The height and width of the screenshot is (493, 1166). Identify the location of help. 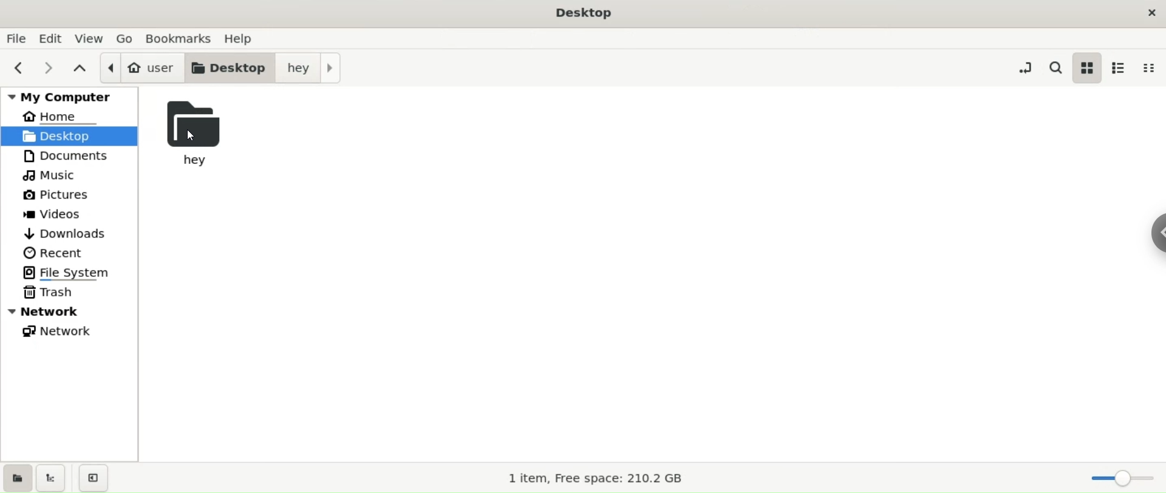
(245, 37).